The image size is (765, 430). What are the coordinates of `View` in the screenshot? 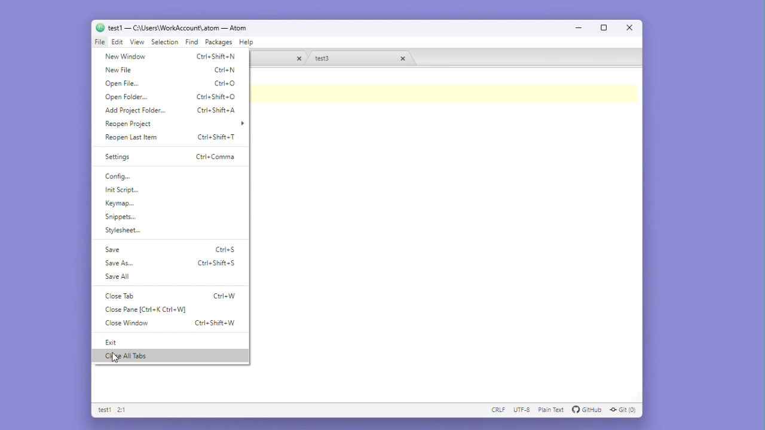 It's located at (139, 43).